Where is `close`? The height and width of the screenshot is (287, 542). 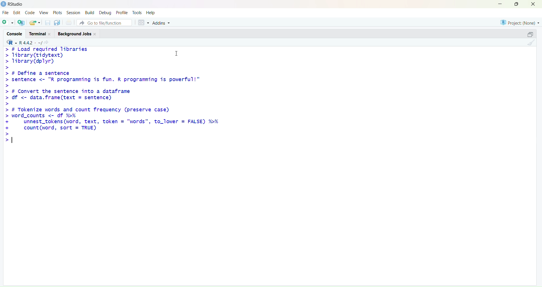 close is located at coordinates (533, 4).